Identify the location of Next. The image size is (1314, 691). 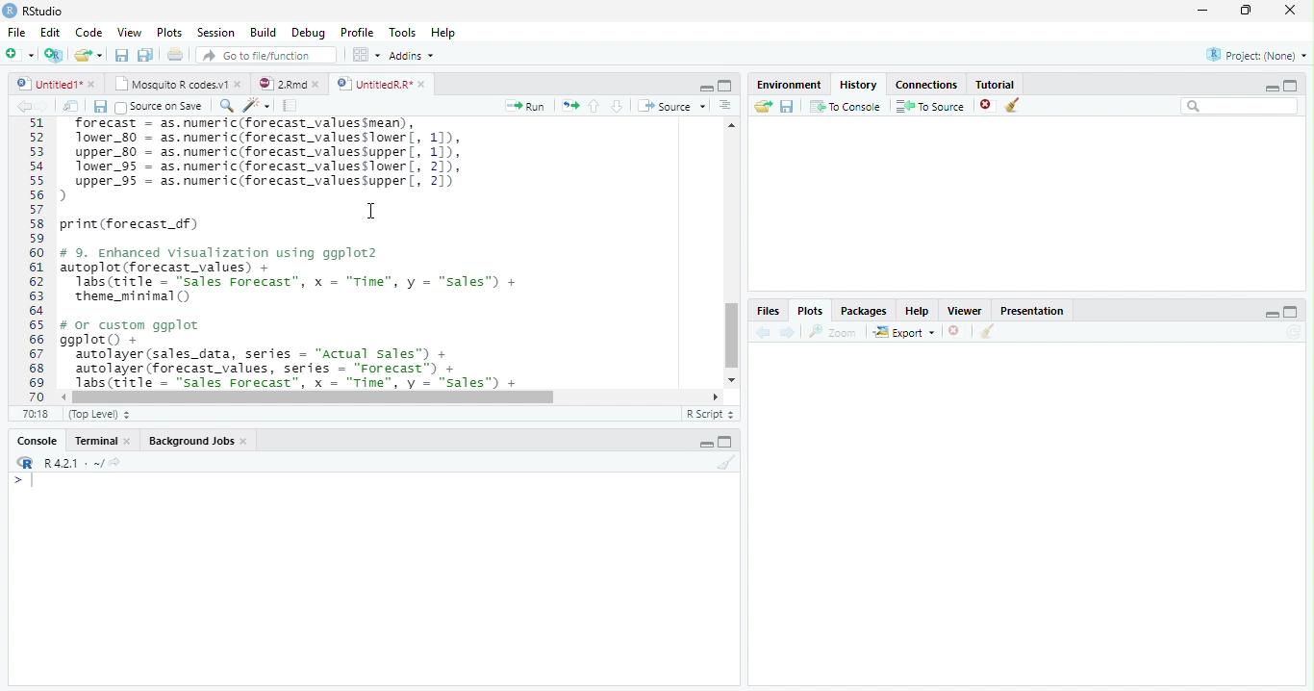
(790, 333).